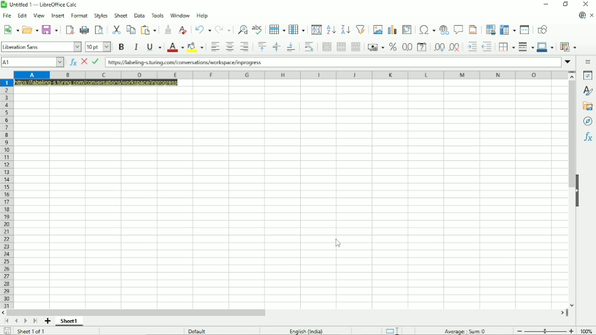  I want to click on Align right, so click(244, 46).